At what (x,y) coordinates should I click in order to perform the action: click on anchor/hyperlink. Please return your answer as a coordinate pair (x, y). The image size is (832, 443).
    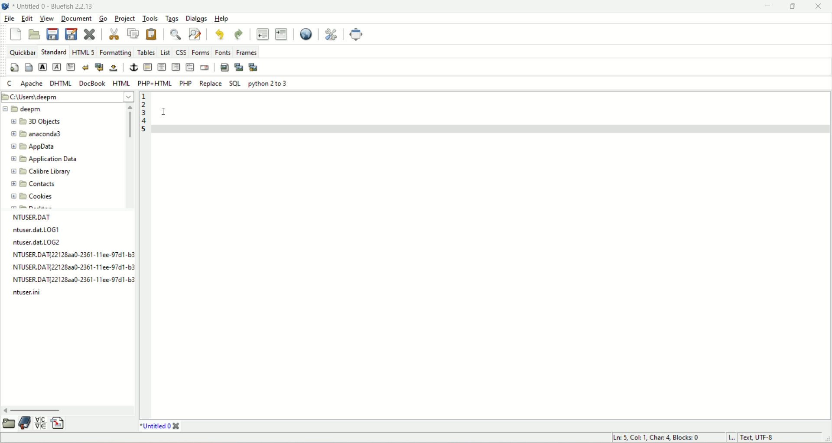
    Looking at the image, I should click on (133, 68).